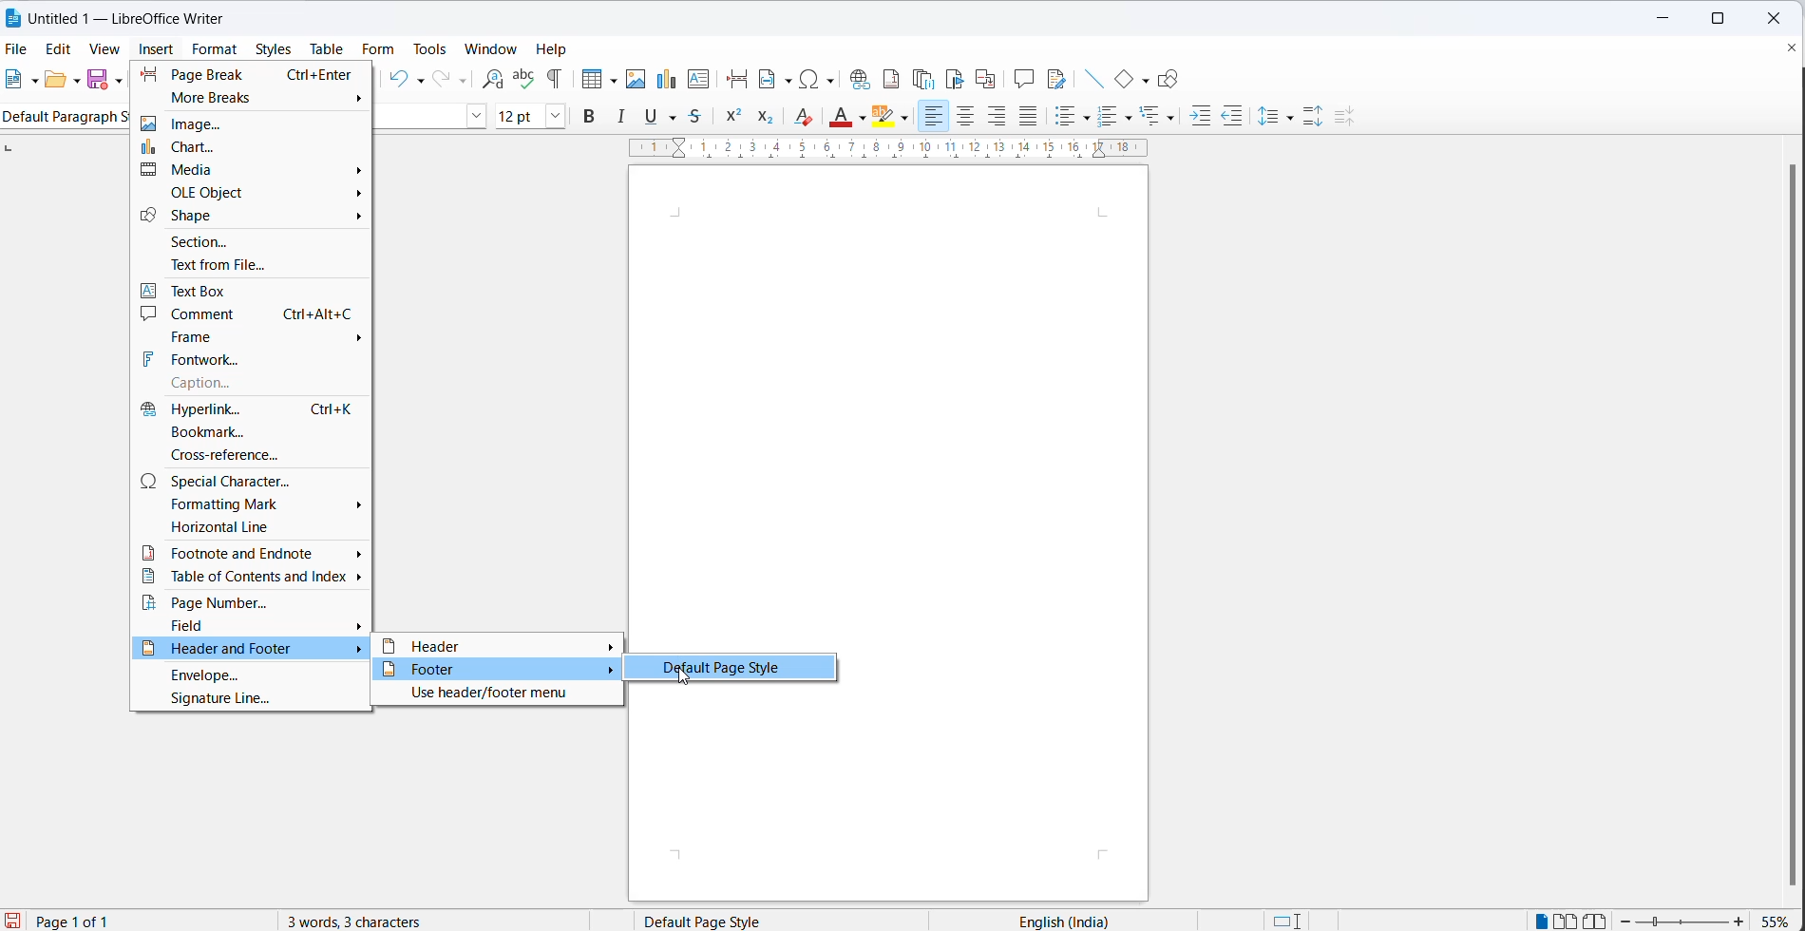  What do you see at coordinates (1779, 17) in the screenshot?
I see `close` at bounding box center [1779, 17].